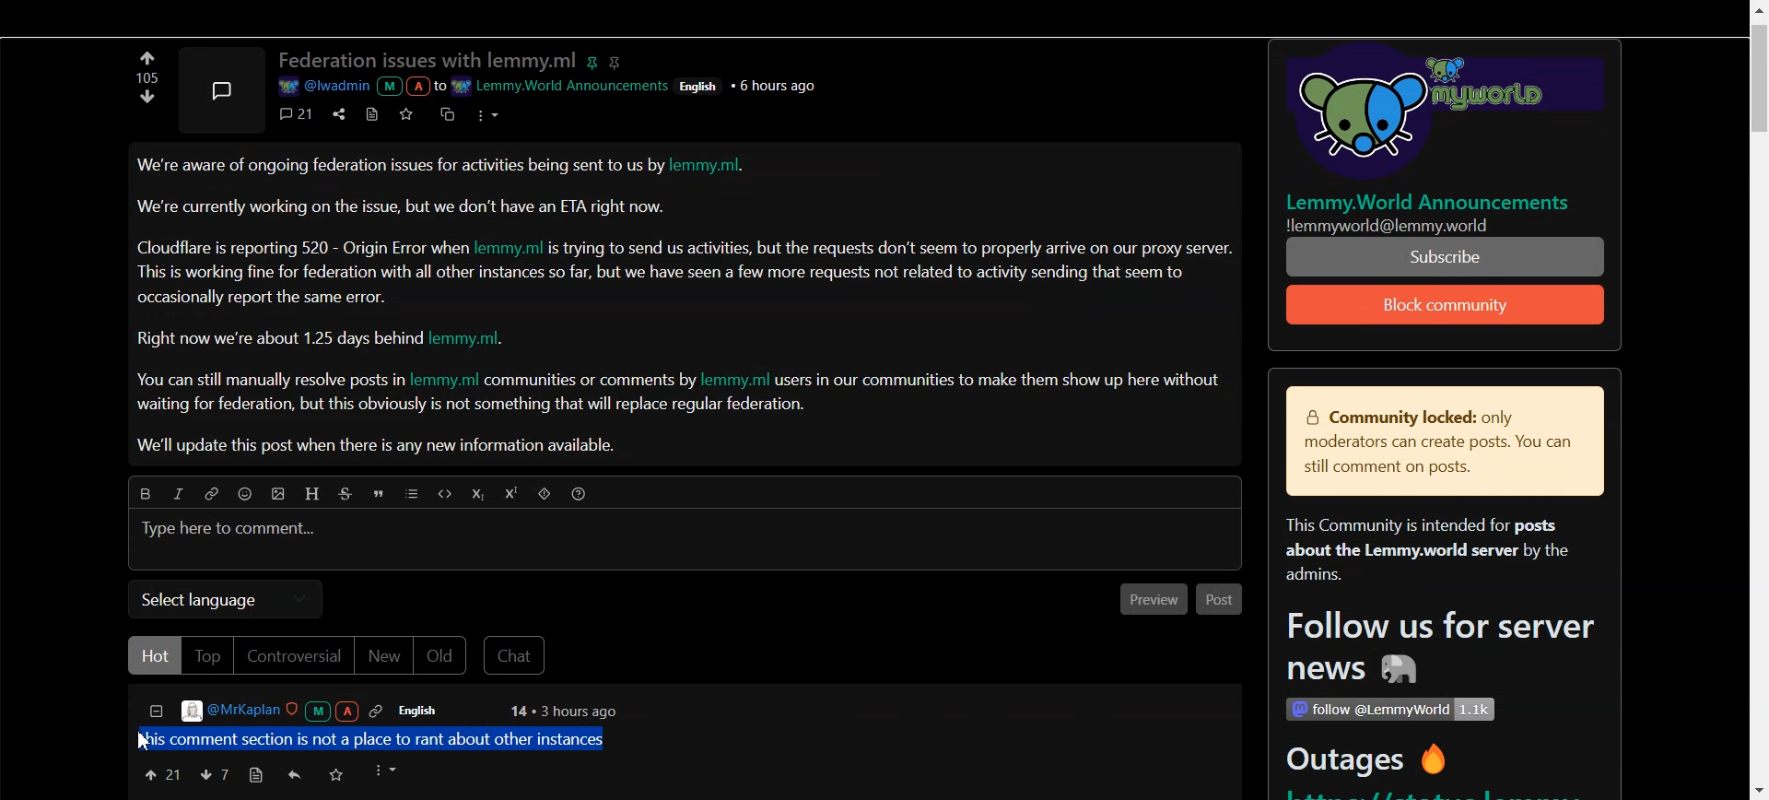  What do you see at coordinates (303, 247) in the screenshot?
I see `Cloudflare is reporting 520 - Origin Error wher` at bounding box center [303, 247].